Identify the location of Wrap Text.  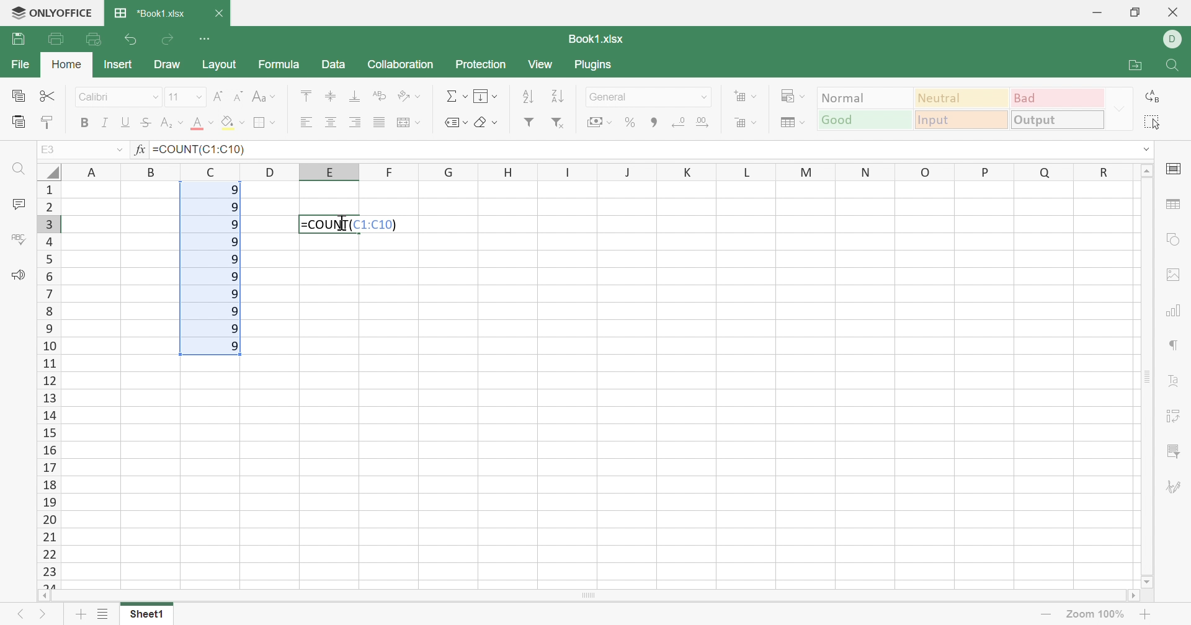
(380, 95).